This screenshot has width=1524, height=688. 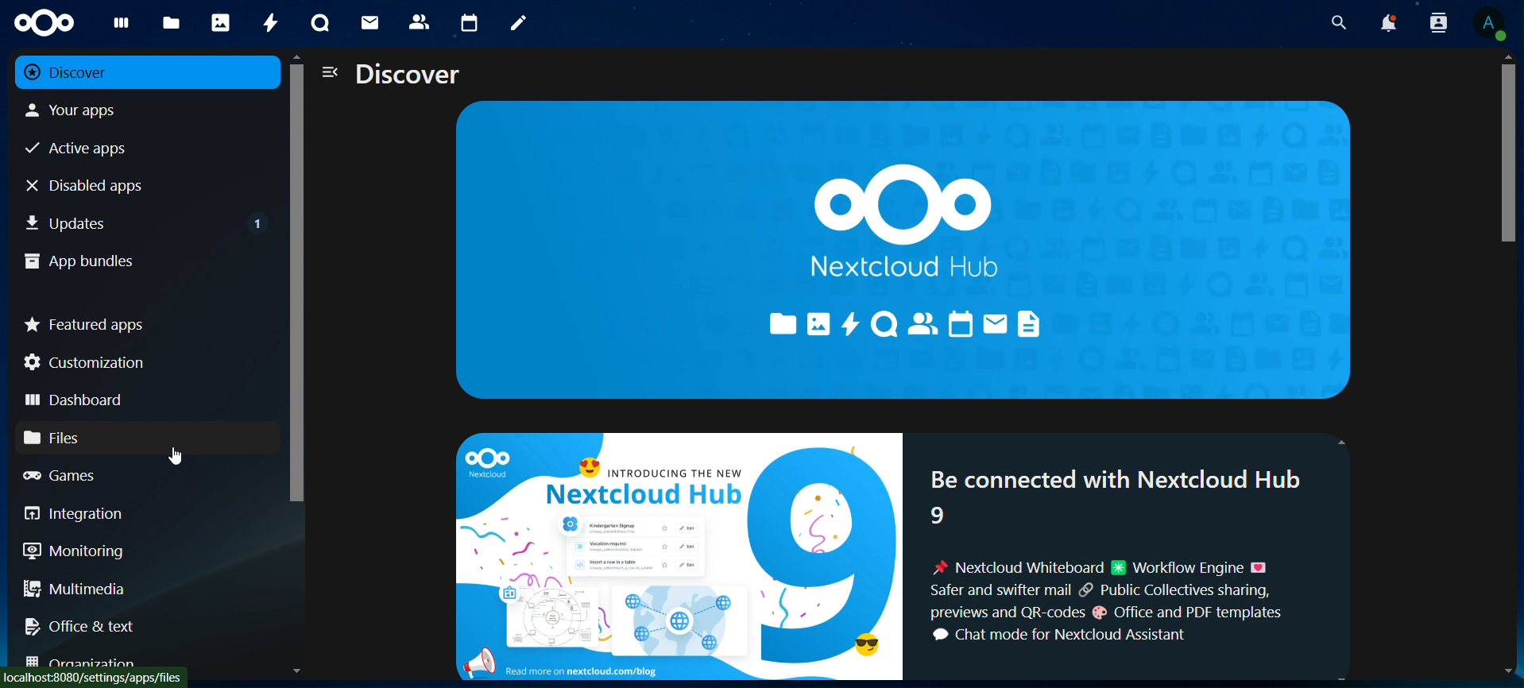 I want to click on discover, so click(x=408, y=72).